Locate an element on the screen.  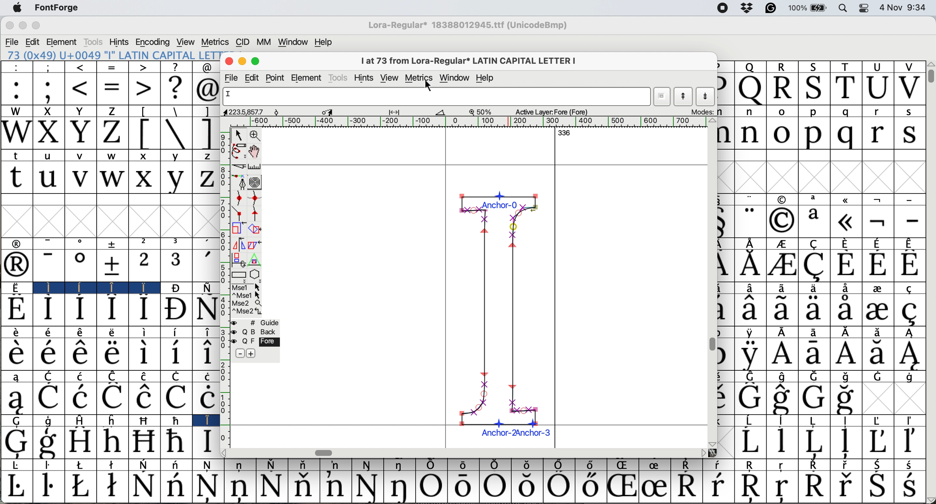
Symbol is located at coordinates (49, 443).